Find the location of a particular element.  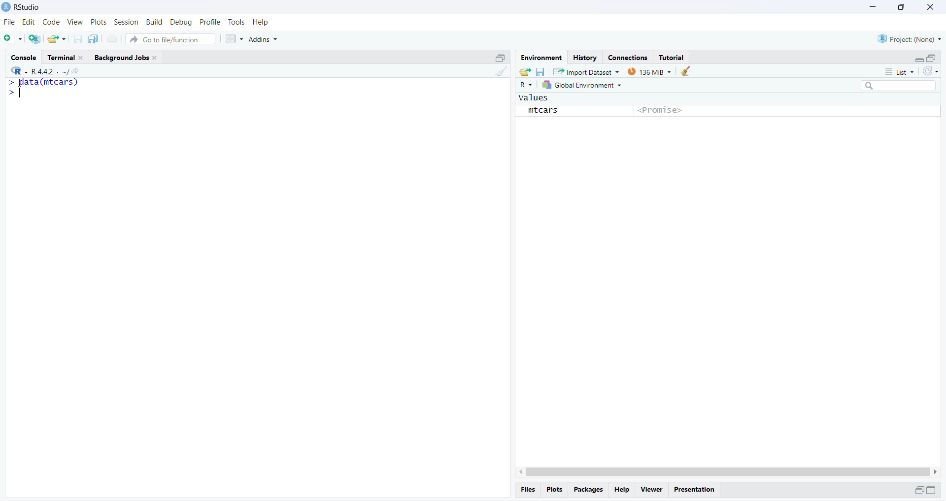

Minimize is located at coordinates (873, 7).